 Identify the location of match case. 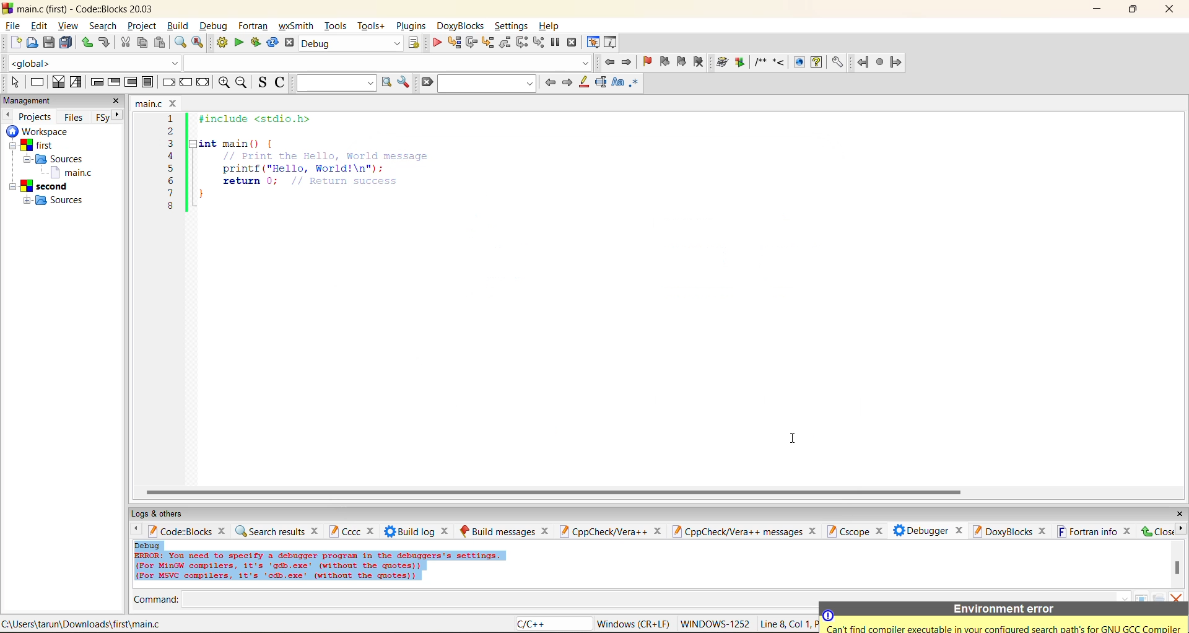
(617, 83).